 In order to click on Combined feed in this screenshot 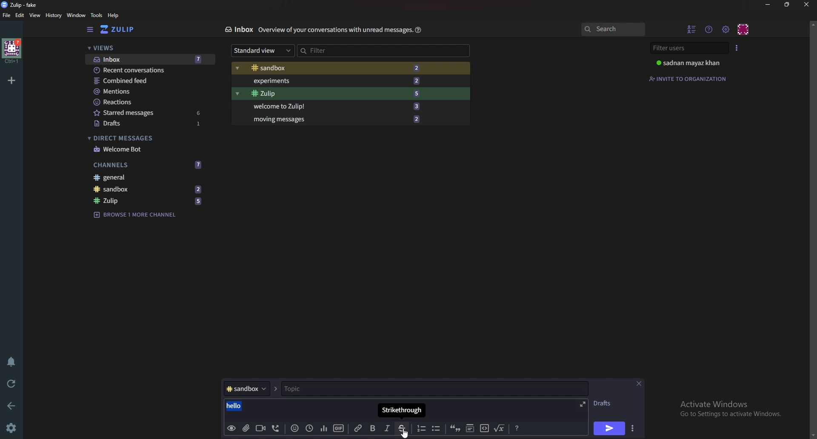, I will do `click(145, 80)`.